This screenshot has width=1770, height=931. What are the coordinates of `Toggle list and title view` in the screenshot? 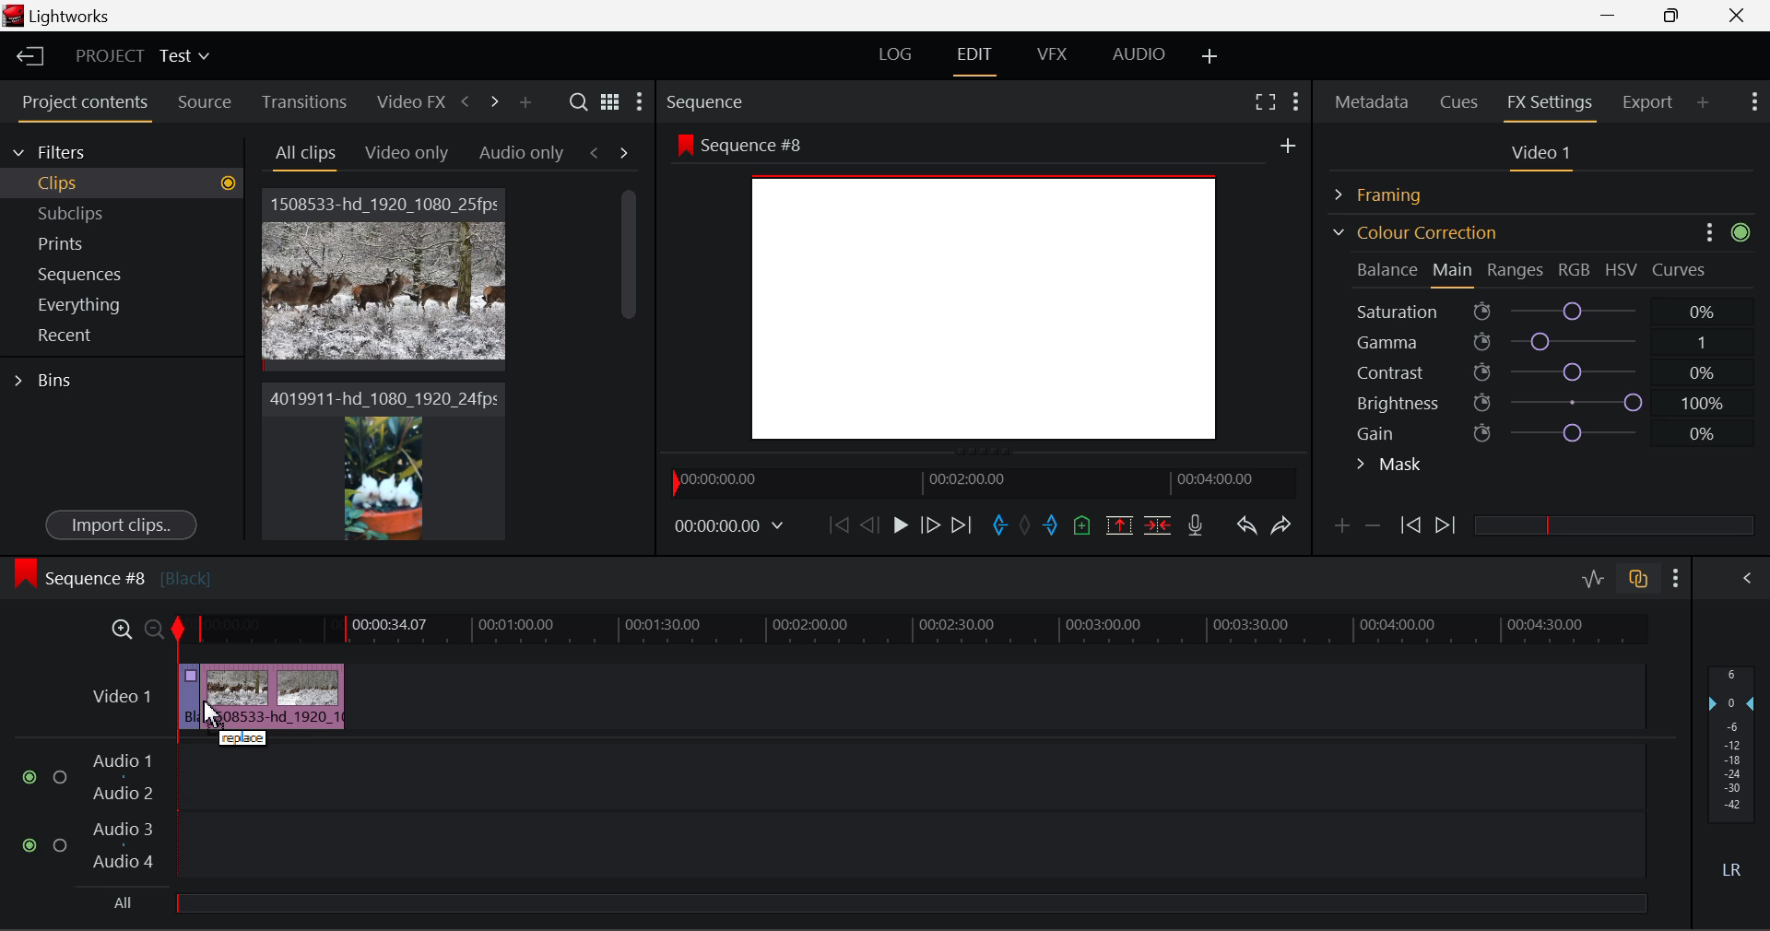 It's located at (610, 101).